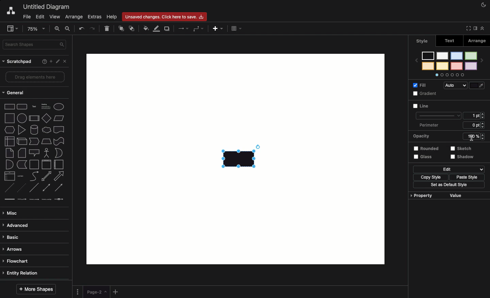 This screenshot has height=298, width=490. Describe the element at coordinates (423, 107) in the screenshot. I see `Line` at that location.